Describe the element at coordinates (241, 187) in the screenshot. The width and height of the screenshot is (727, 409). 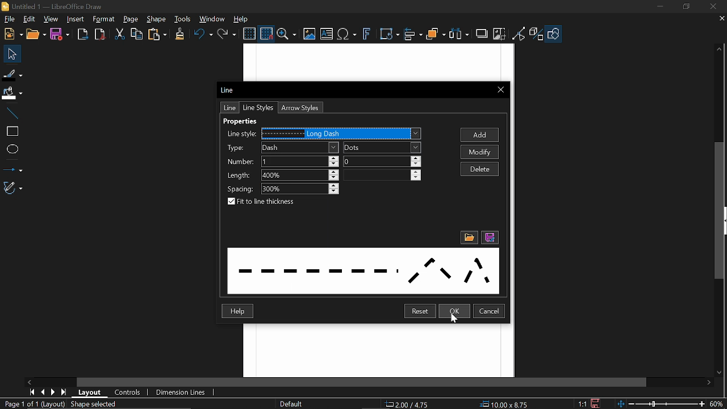
I see `Spacing:` at that location.